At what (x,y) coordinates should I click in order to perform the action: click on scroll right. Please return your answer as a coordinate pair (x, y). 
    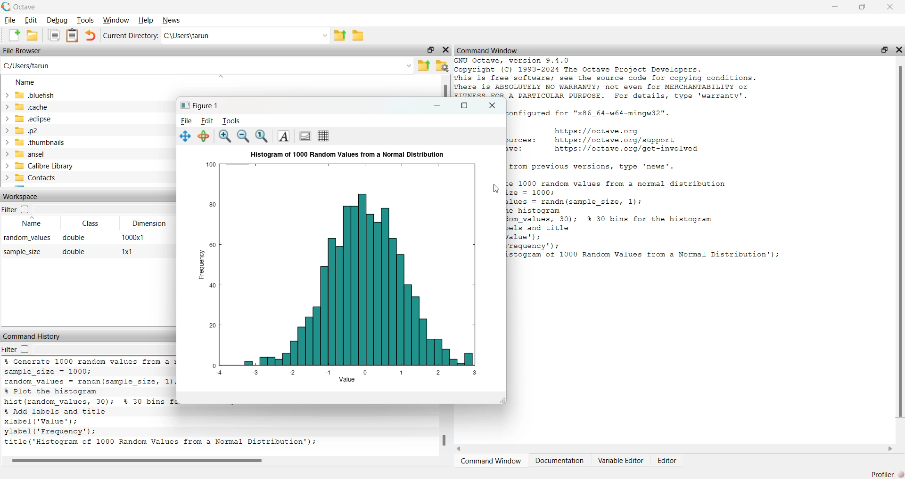
    Looking at the image, I should click on (890, 448).